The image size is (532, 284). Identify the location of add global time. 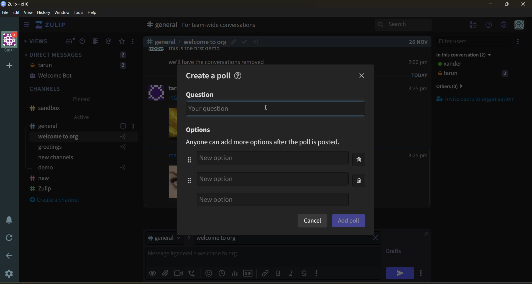
(223, 273).